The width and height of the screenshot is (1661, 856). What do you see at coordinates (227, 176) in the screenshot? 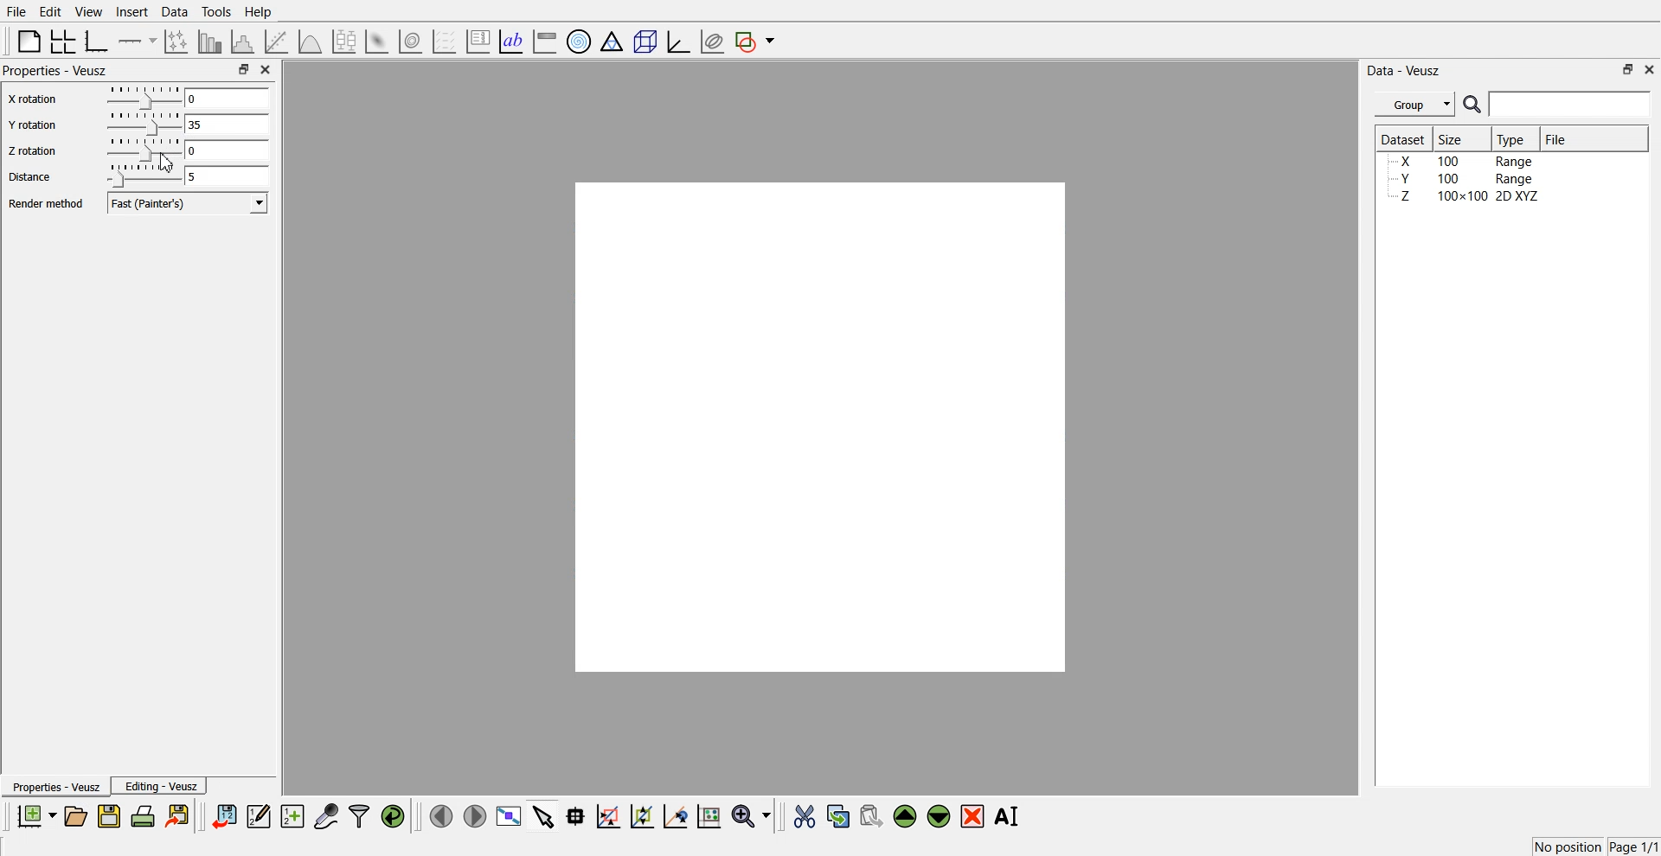
I see `5` at bounding box center [227, 176].